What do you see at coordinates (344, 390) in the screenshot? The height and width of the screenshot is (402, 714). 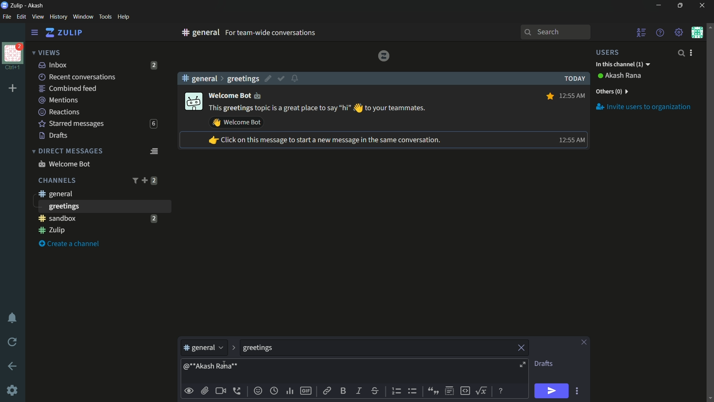 I see `bold` at bounding box center [344, 390].